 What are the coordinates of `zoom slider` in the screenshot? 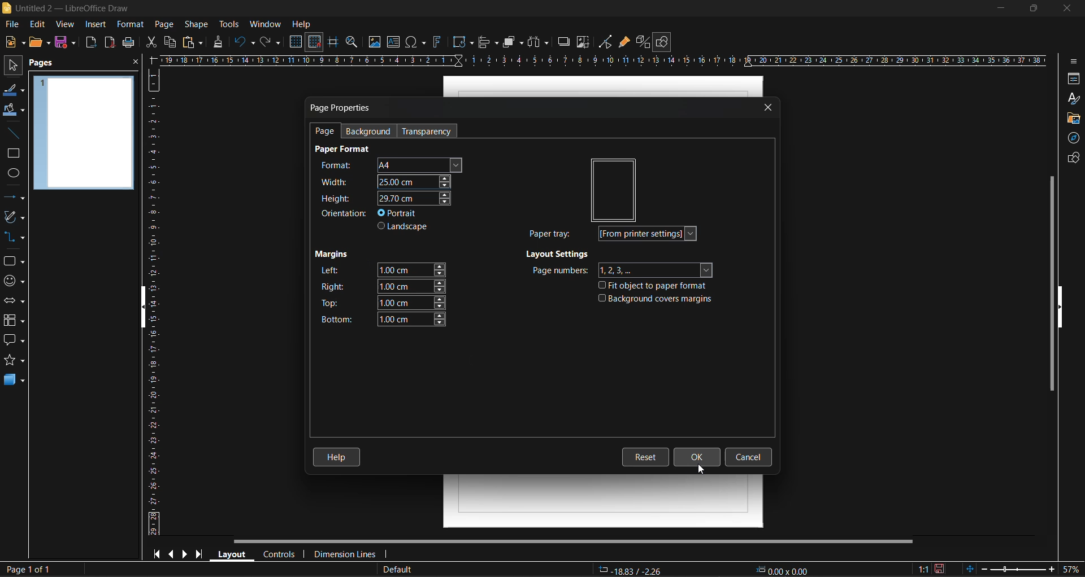 It's located at (1013, 570).